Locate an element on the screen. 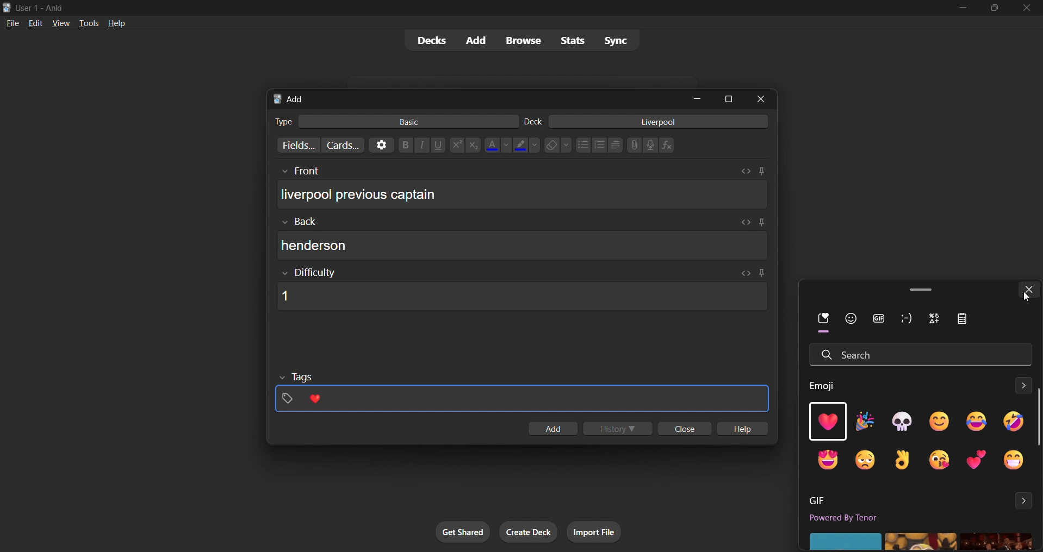 The height and width of the screenshot is (552, 1043). edit is located at coordinates (32, 22).